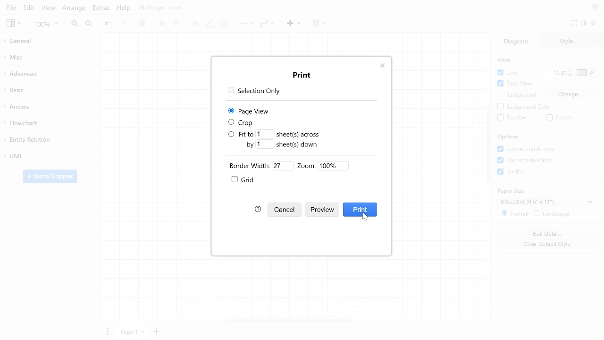 Image resolution: width=604 pixels, height=340 pixels. What do you see at coordinates (525, 107) in the screenshot?
I see `Background color` at bounding box center [525, 107].